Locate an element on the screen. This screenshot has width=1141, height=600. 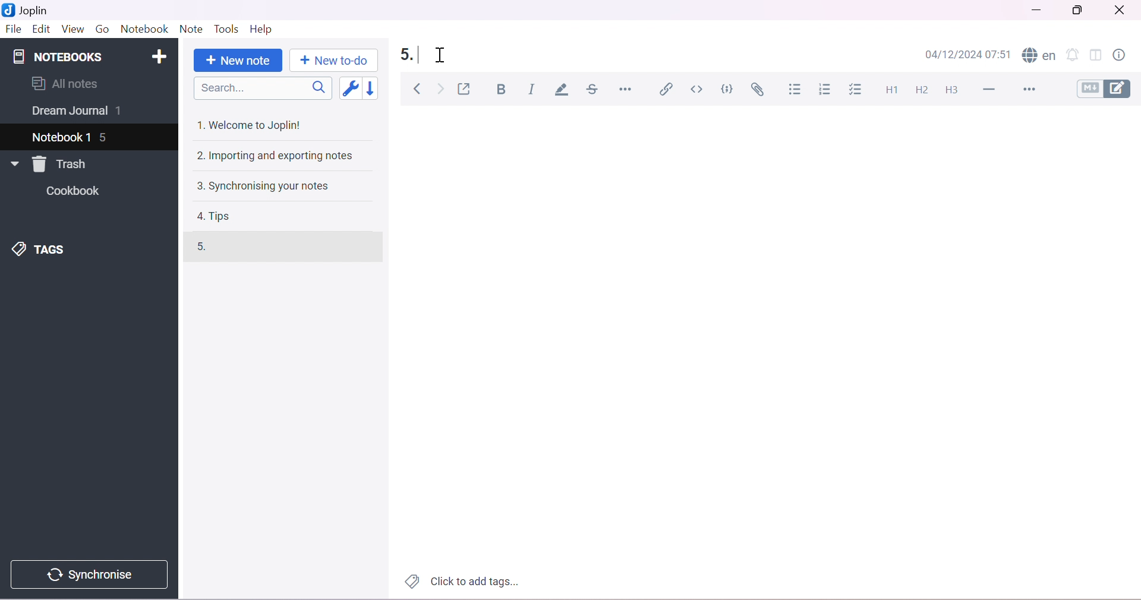
Minimize is located at coordinates (1035, 12).